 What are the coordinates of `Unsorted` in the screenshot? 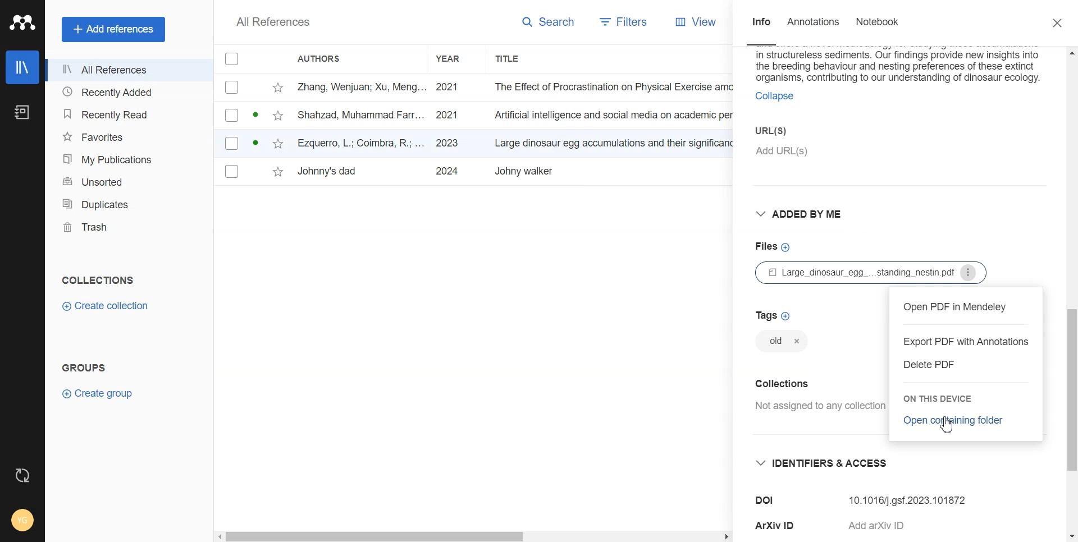 It's located at (122, 181).